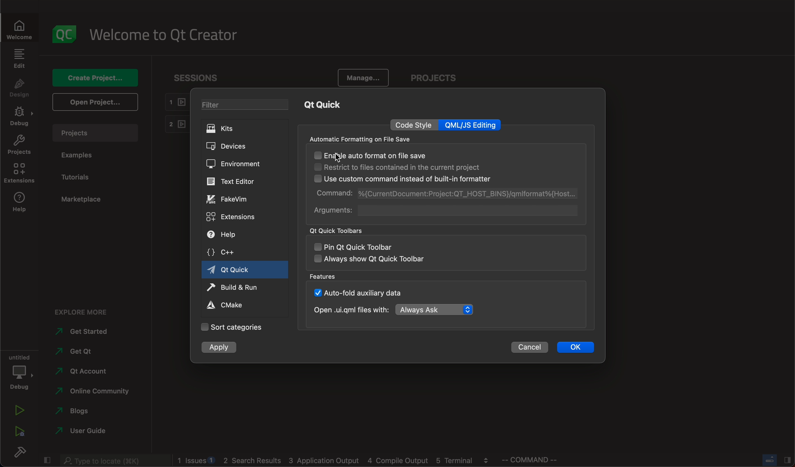  What do you see at coordinates (20, 117) in the screenshot?
I see `debug` at bounding box center [20, 117].